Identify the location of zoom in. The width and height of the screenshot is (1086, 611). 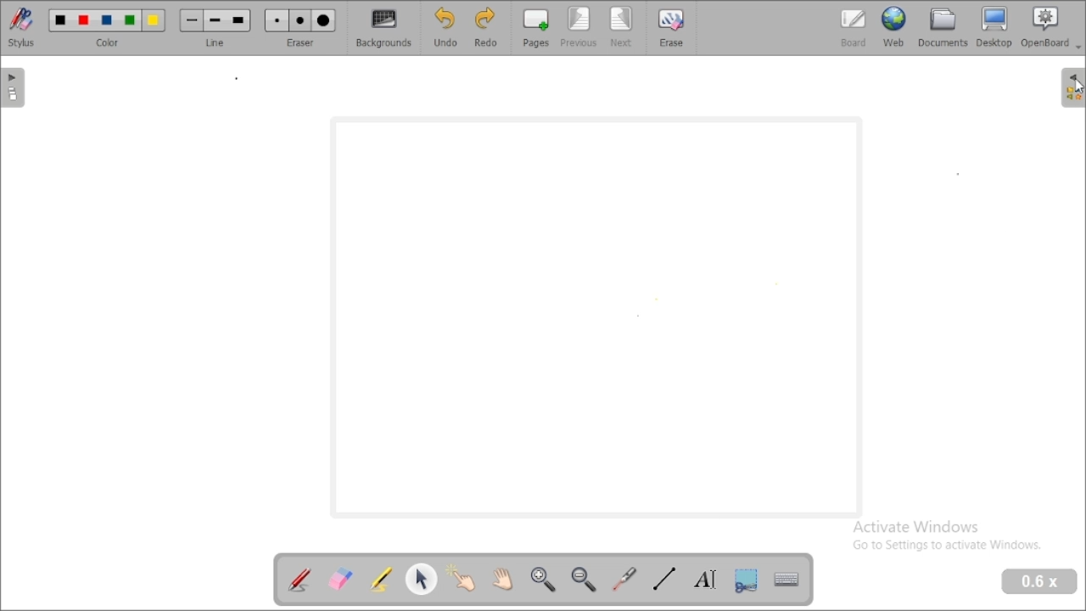
(544, 580).